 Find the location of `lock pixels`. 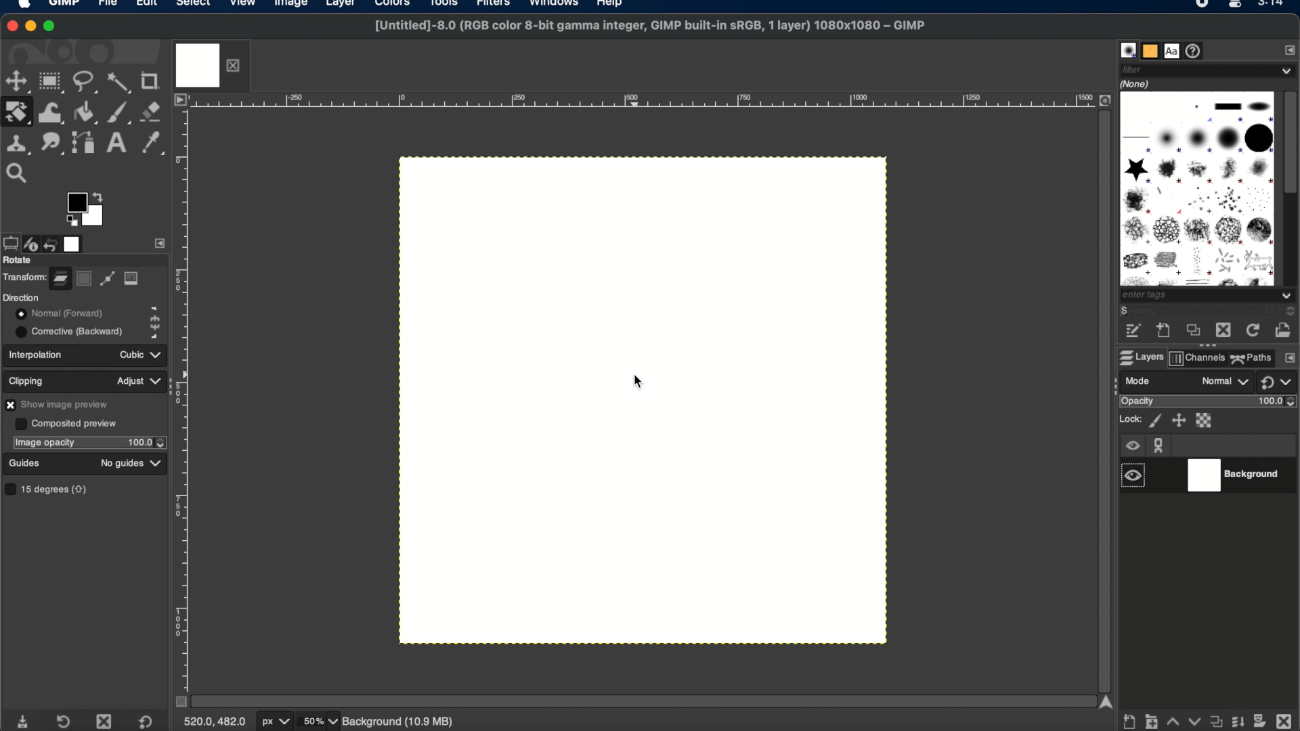

lock pixels is located at coordinates (1154, 420).